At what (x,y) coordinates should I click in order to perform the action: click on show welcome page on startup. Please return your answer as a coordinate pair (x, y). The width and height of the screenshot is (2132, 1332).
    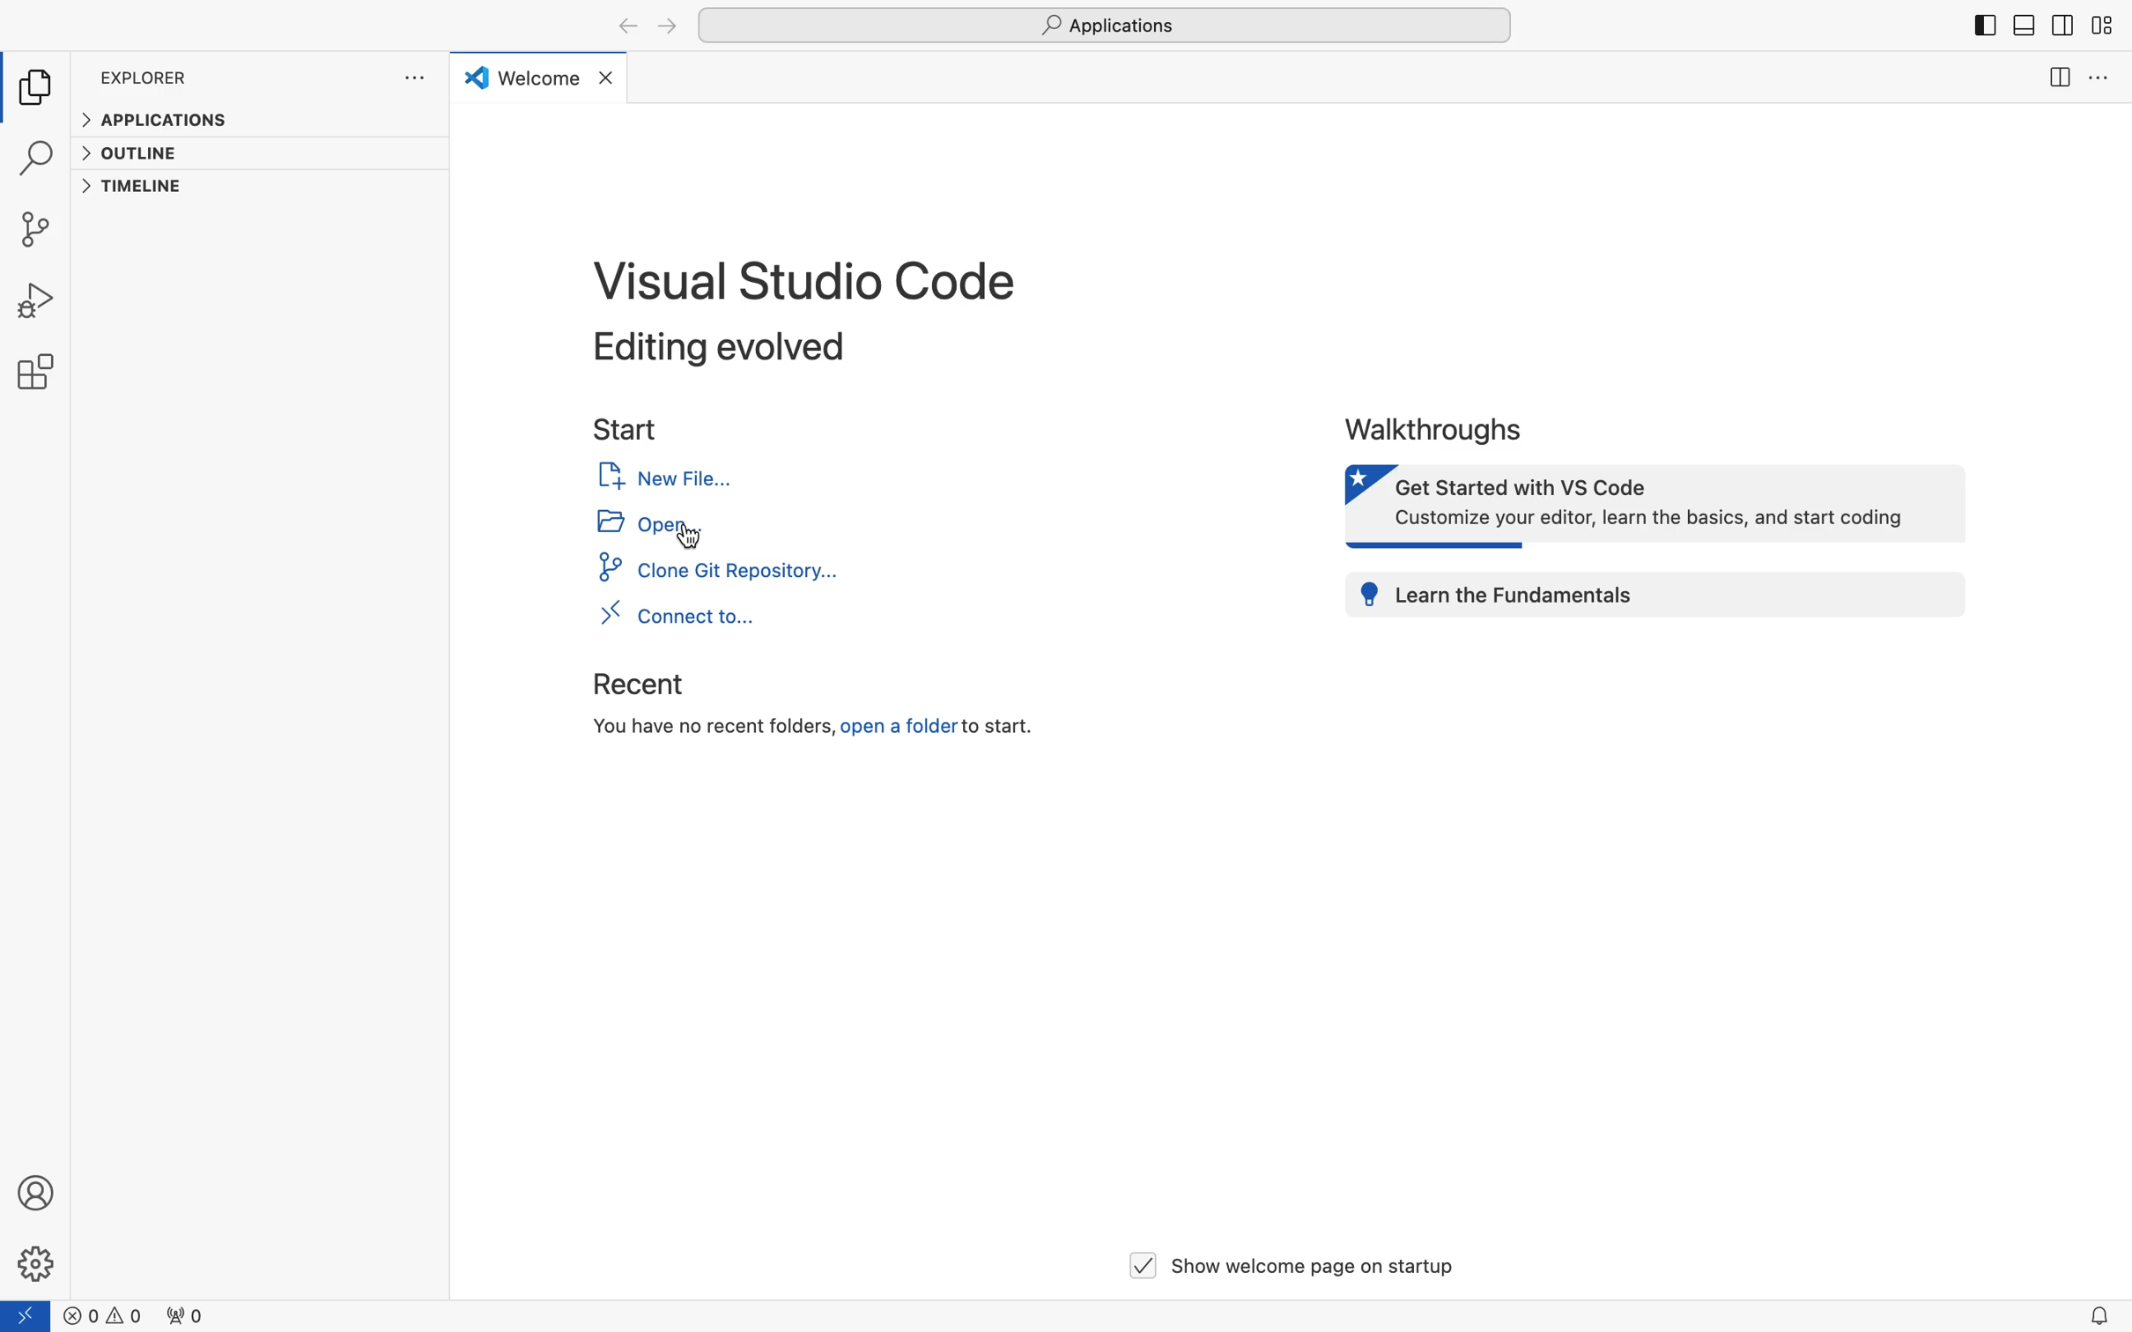
    Looking at the image, I should click on (1291, 1262).